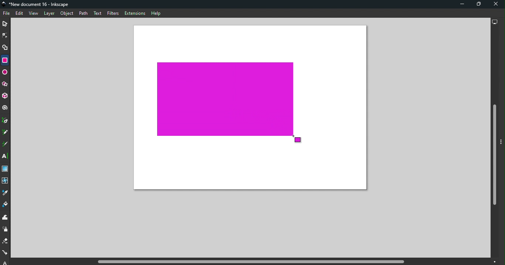 The height and width of the screenshot is (265, 505). Describe the element at coordinates (5, 108) in the screenshot. I see `Spiral tool` at that location.